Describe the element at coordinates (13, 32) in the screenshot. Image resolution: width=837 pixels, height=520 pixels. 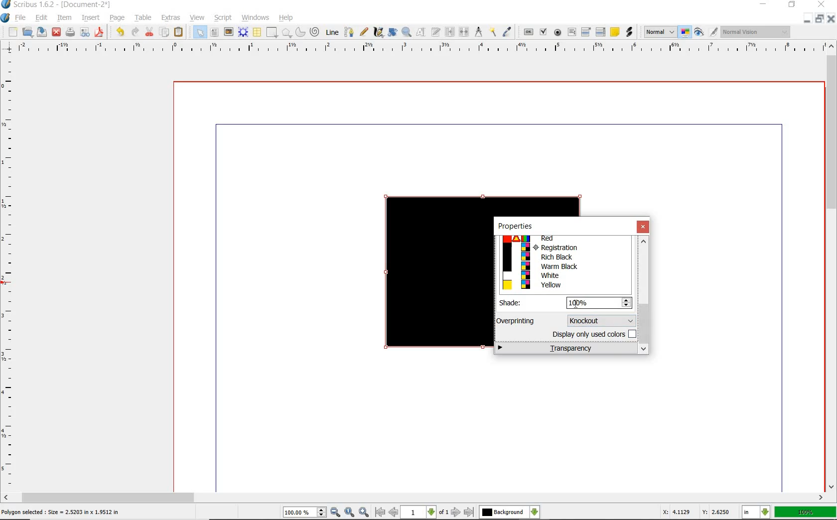
I see `new` at that location.